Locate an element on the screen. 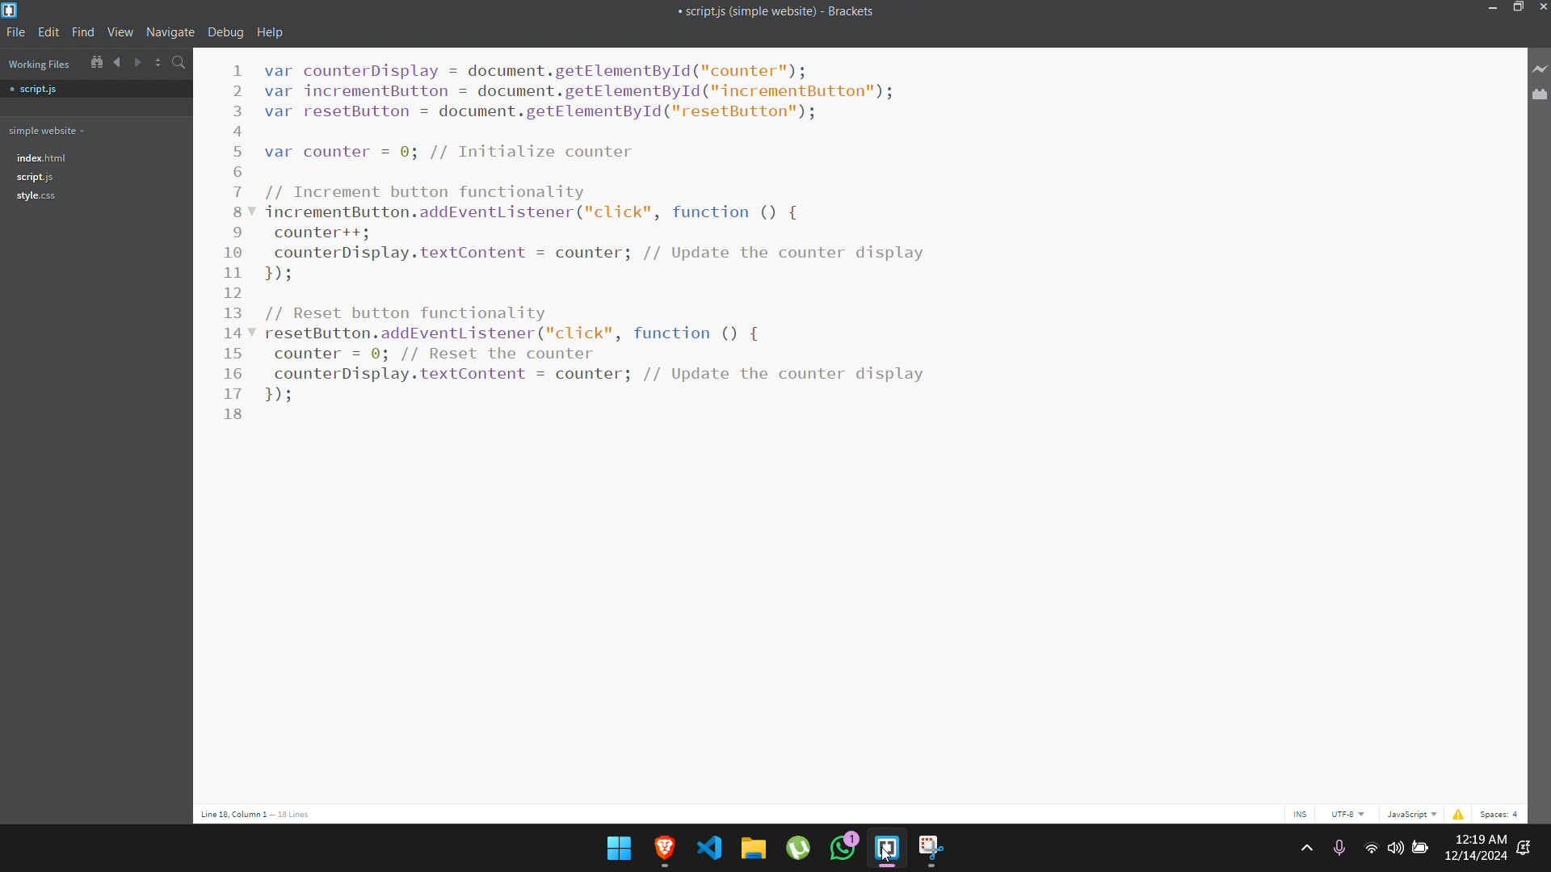 The width and height of the screenshot is (1551, 872). minimize is located at coordinates (1494, 7).